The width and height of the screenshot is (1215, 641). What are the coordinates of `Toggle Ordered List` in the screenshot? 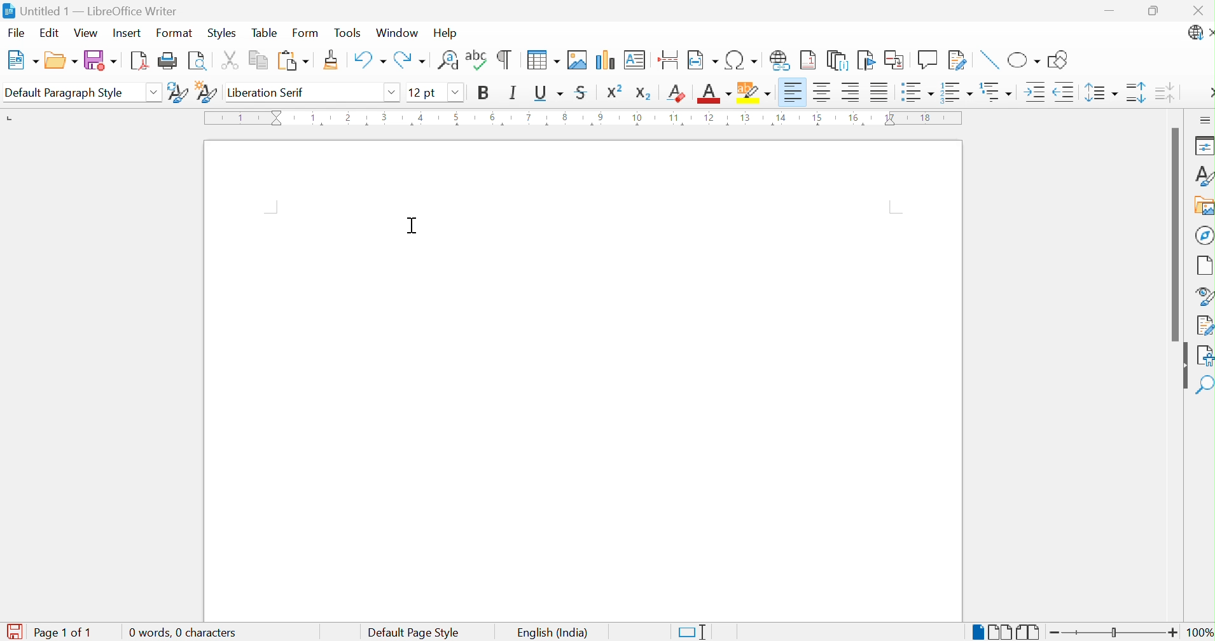 It's located at (955, 92).